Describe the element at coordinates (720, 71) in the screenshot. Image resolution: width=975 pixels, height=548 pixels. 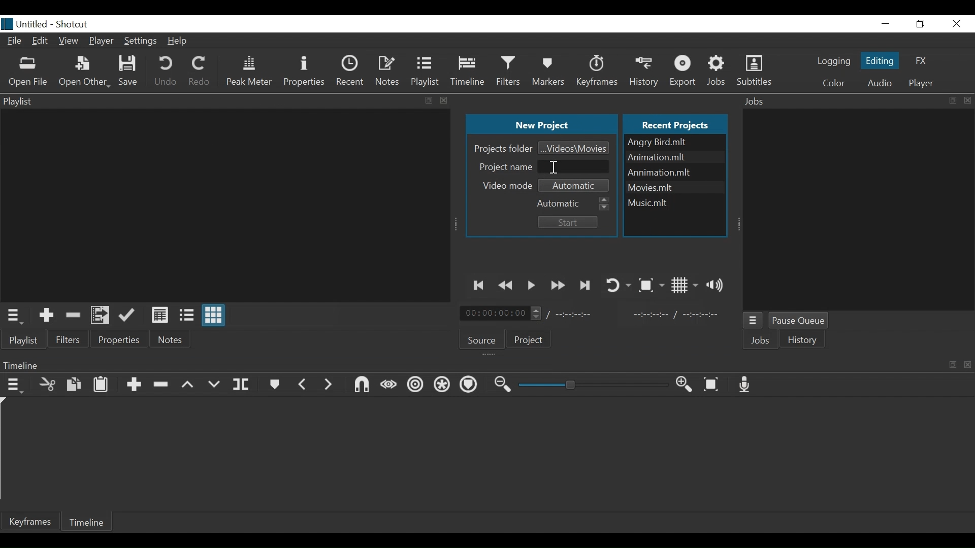
I see `Jobs` at that location.